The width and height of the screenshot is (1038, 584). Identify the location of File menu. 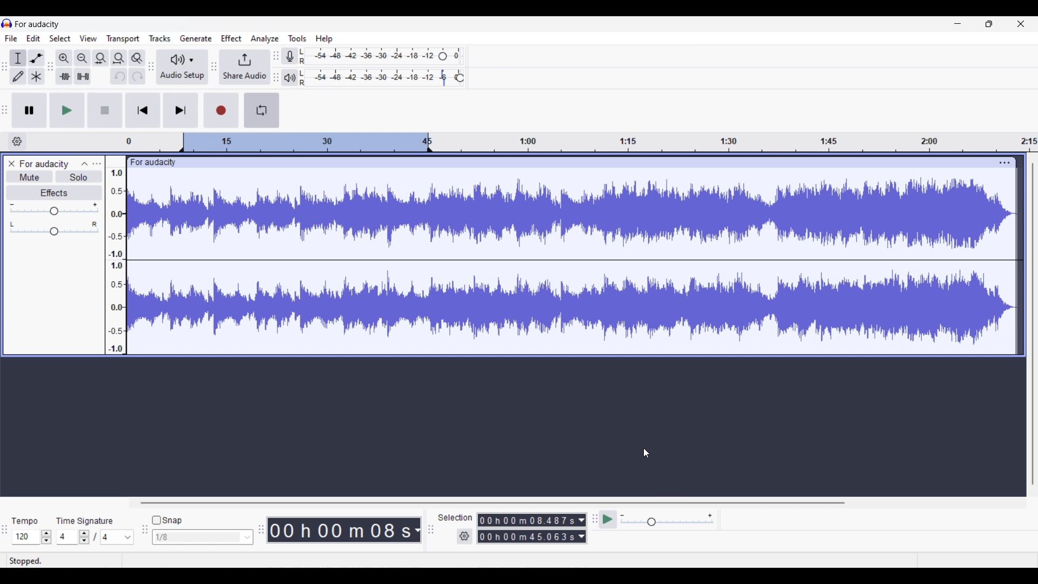
(11, 38).